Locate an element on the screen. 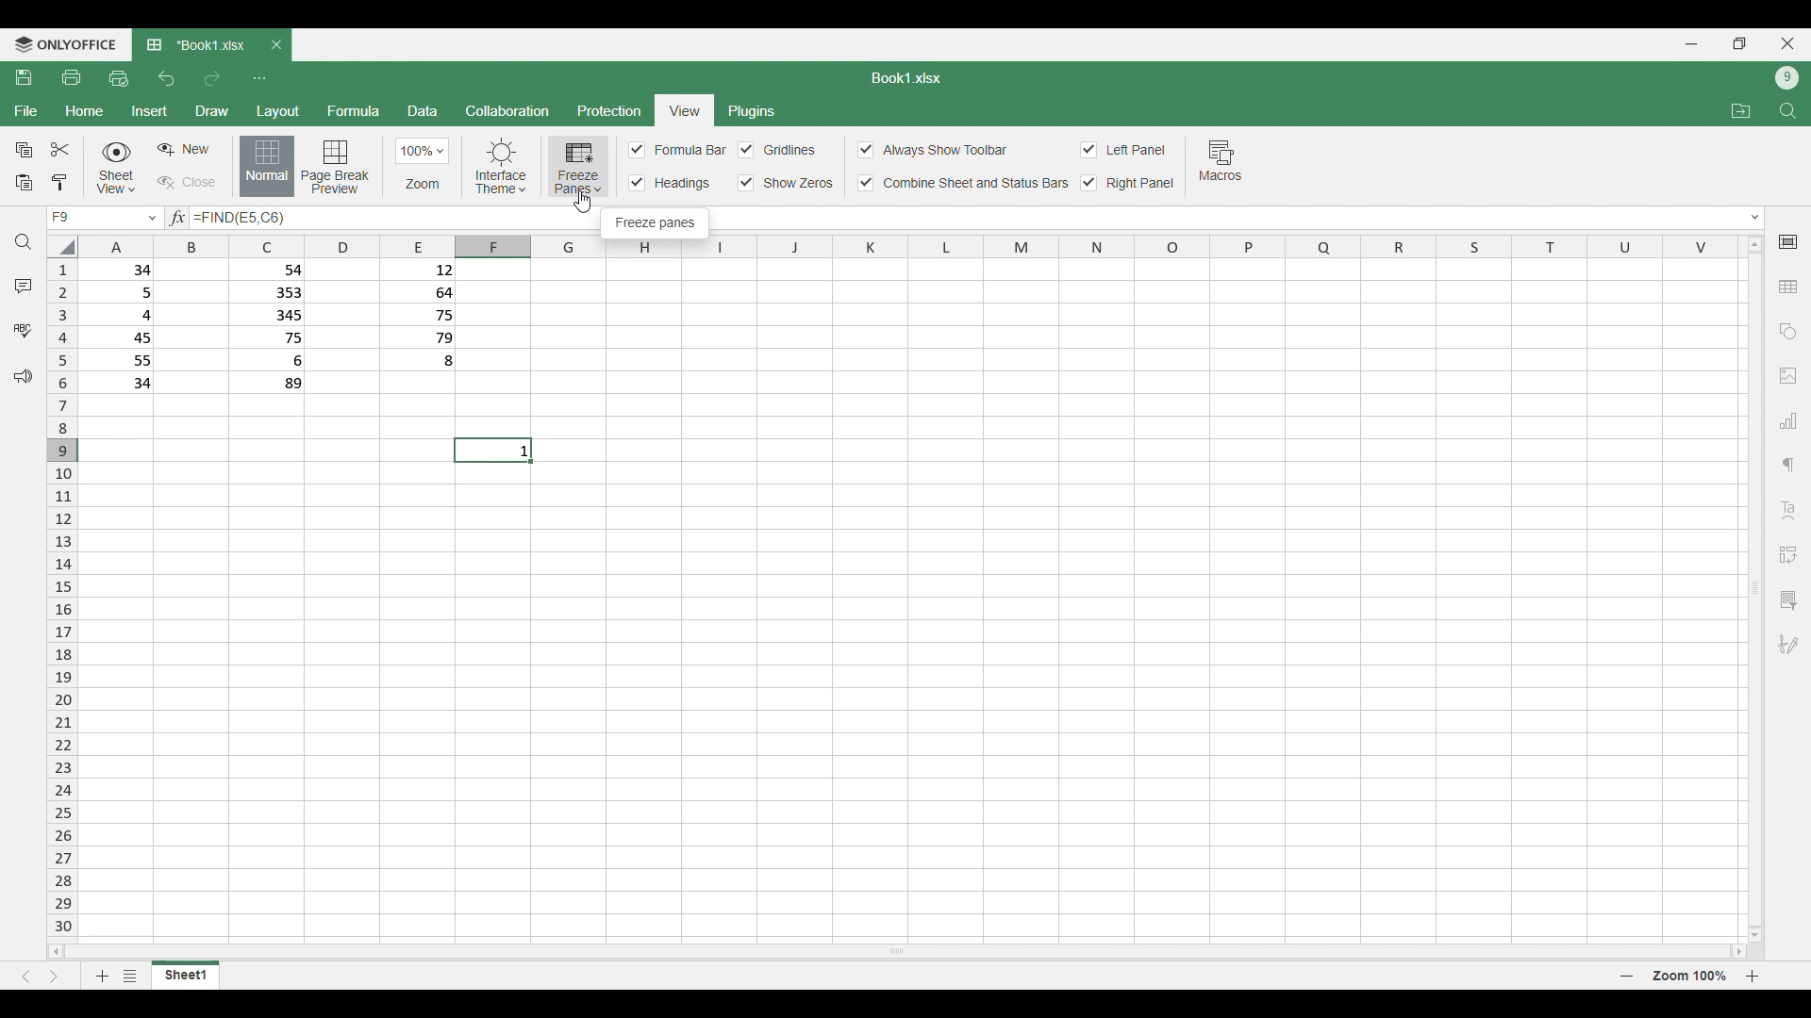  Toggles for left panel is located at coordinates (1123, 151).